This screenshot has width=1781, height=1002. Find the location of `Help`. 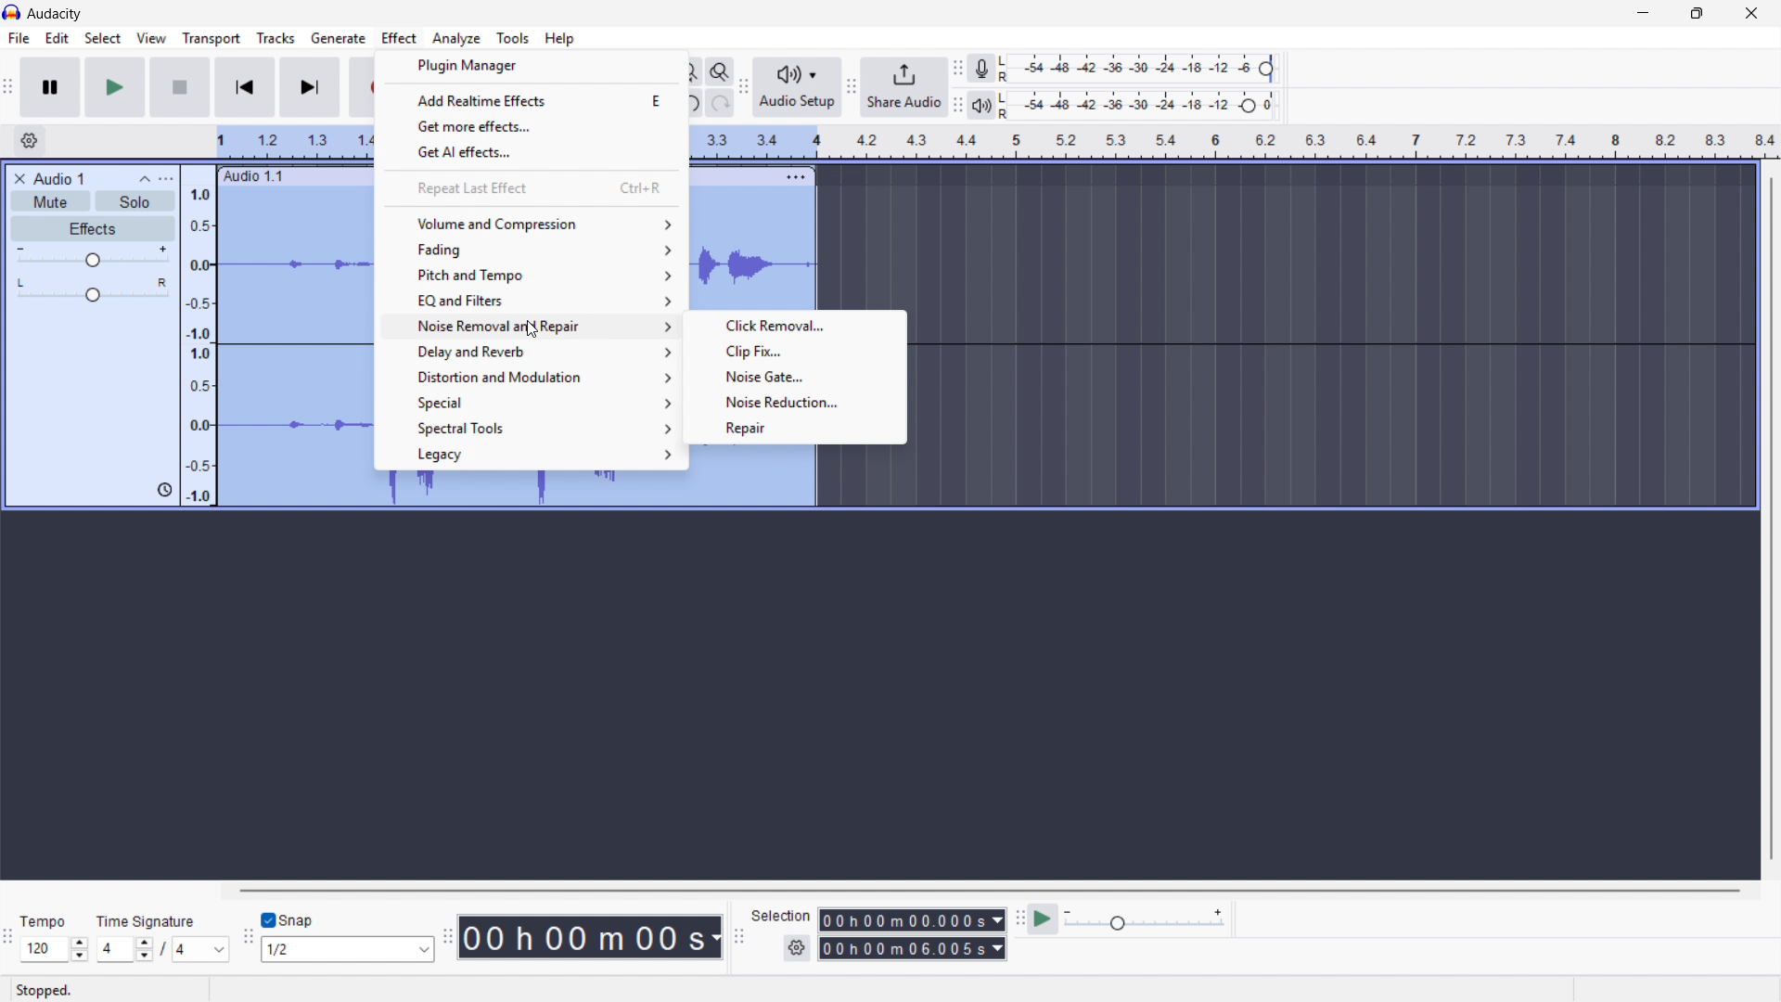

Help is located at coordinates (560, 39).